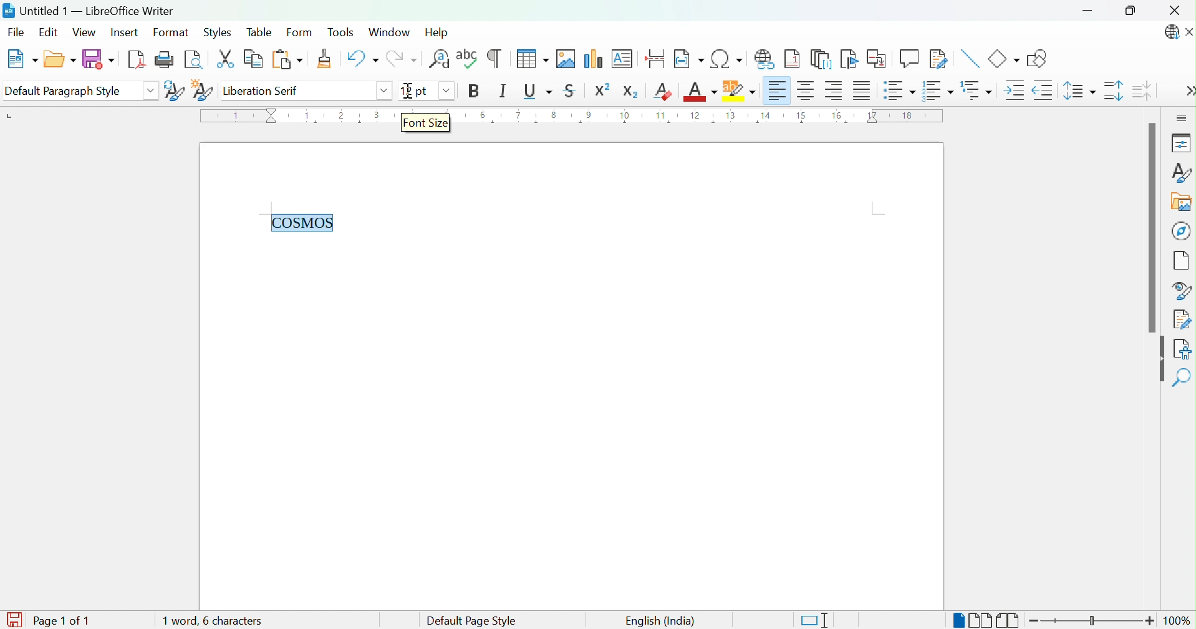  I want to click on Character Highlighting Color, so click(737, 90).